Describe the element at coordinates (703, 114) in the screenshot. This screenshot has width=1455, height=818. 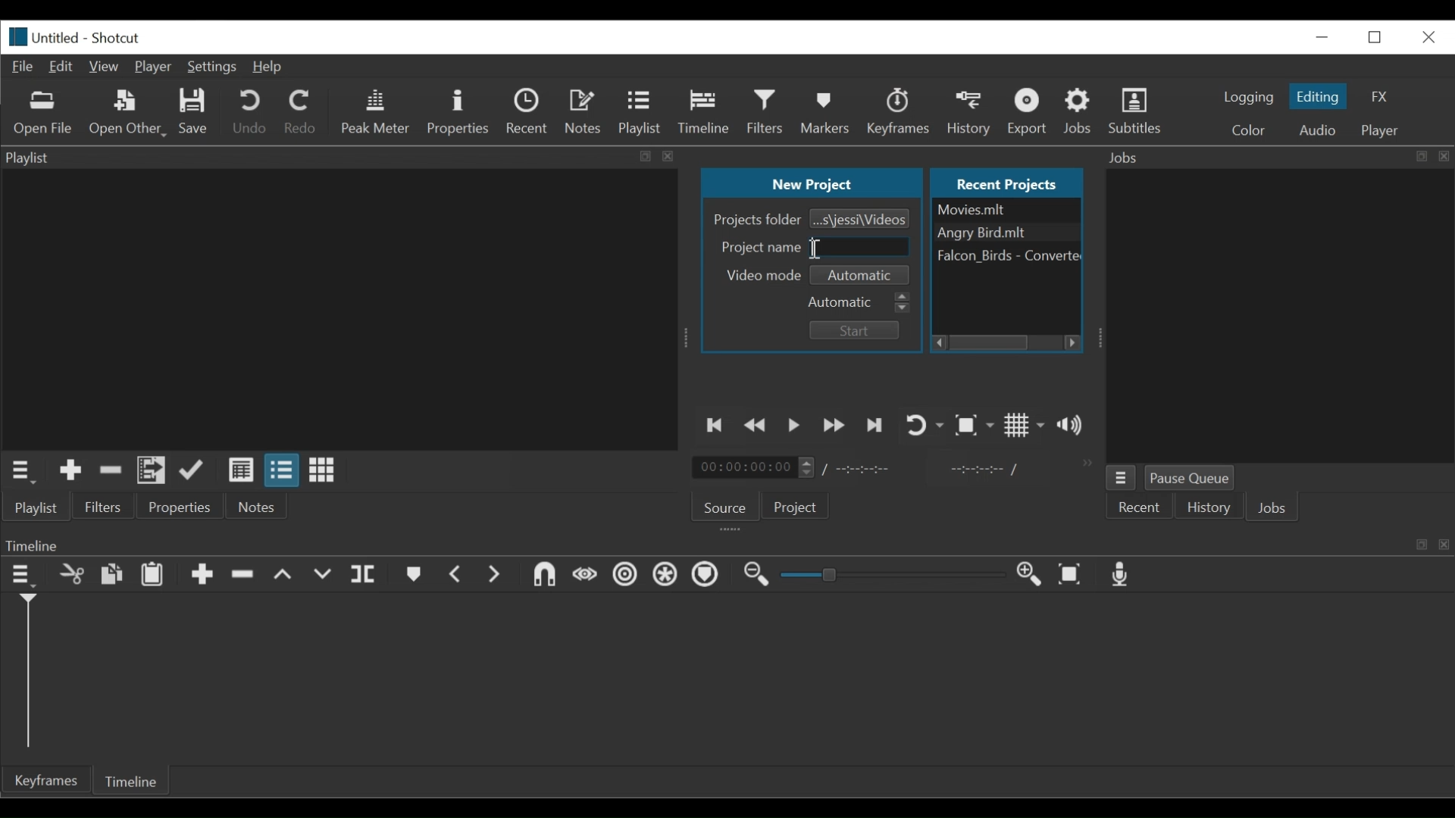
I see `Timeline` at that location.